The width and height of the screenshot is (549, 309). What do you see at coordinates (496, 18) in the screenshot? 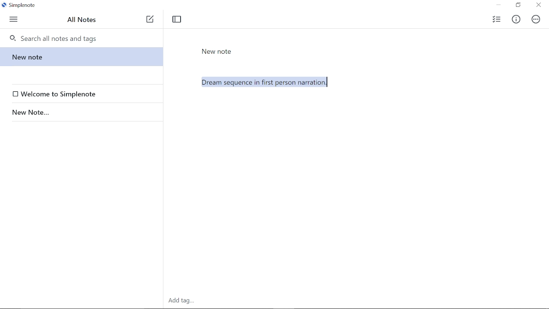
I see `Add checklist` at bounding box center [496, 18].